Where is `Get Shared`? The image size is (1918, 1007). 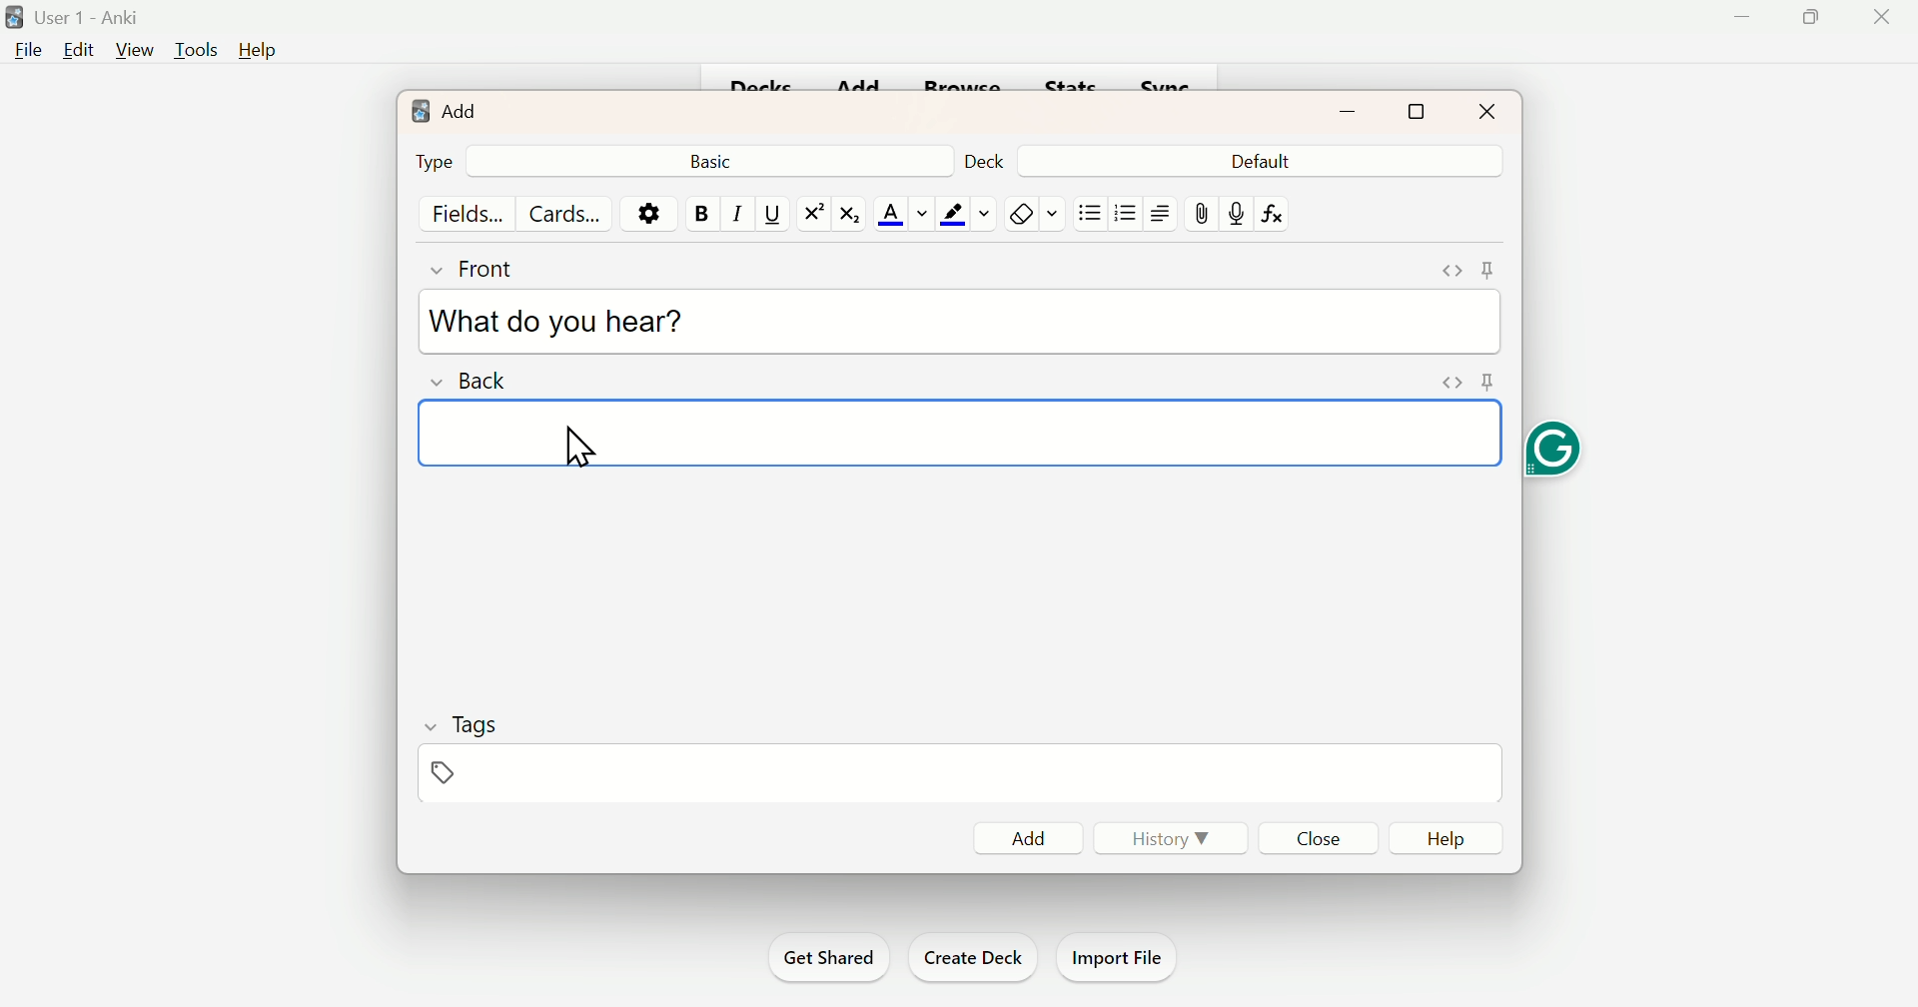 Get Shared is located at coordinates (826, 954).